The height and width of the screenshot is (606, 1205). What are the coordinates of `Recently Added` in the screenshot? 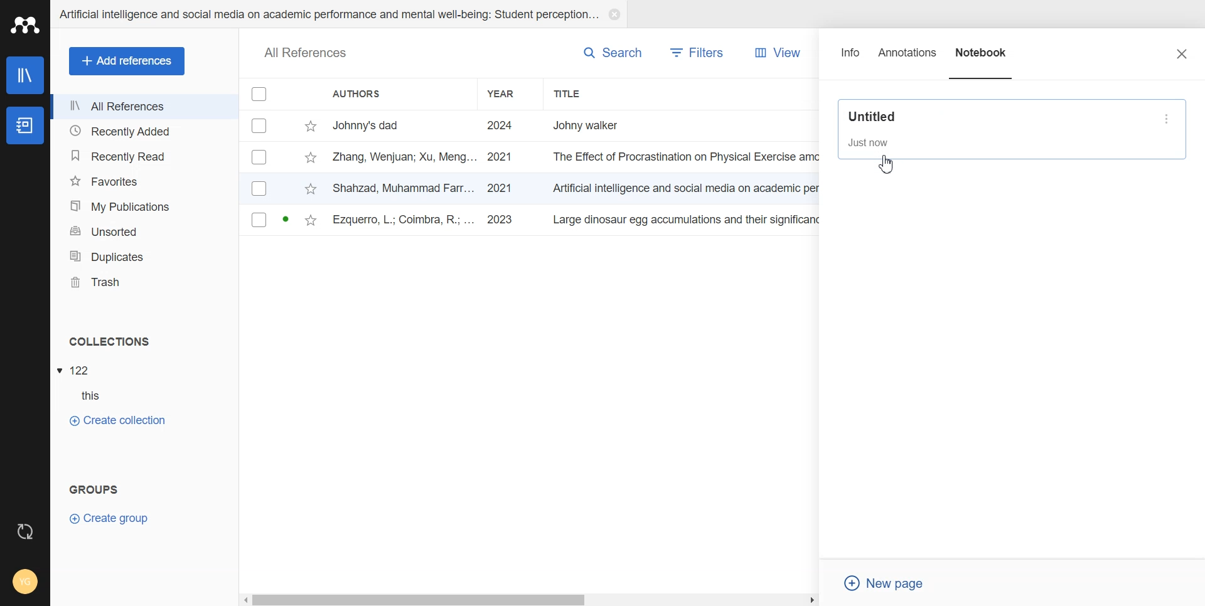 It's located at (144, 130).